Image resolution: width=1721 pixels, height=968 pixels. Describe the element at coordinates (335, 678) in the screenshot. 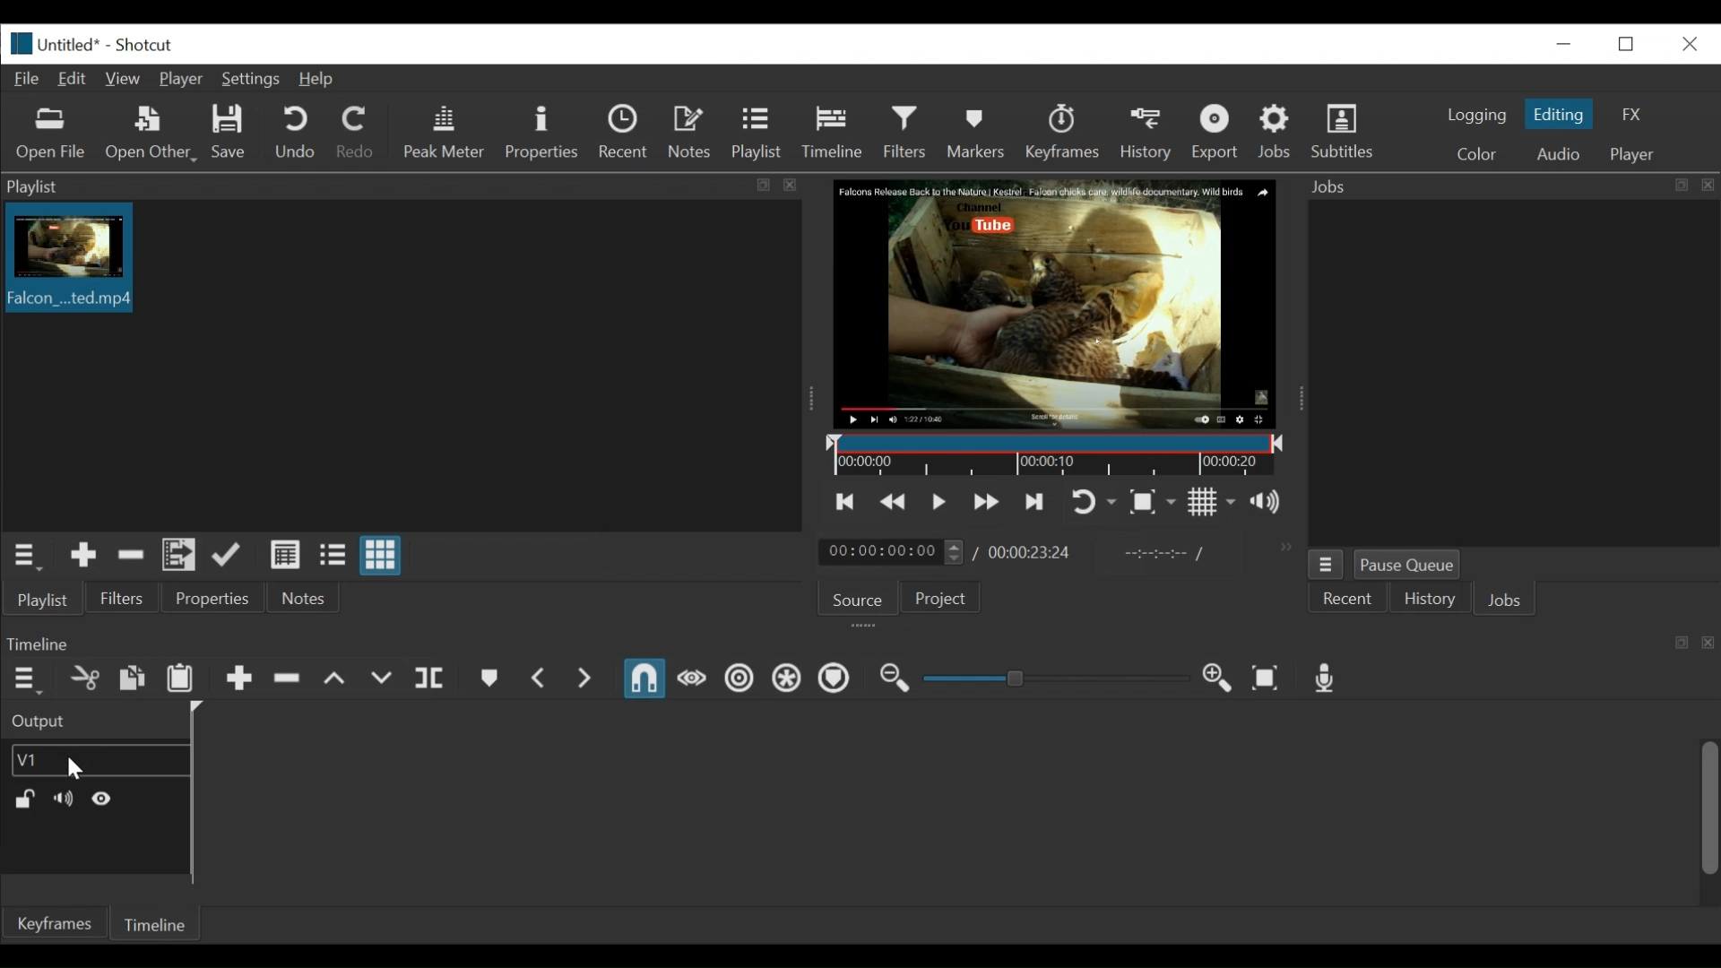

I see `Lift` at that location.